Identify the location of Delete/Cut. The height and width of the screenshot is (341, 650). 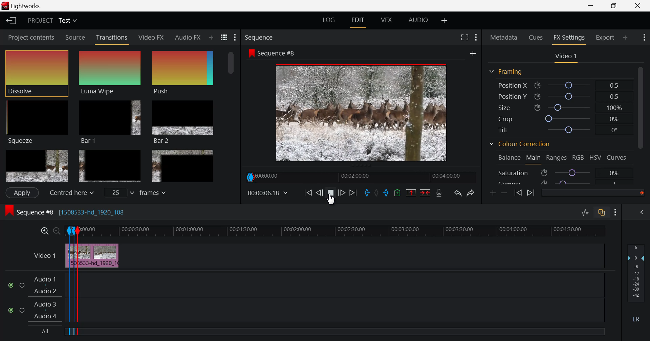
(425, 192).